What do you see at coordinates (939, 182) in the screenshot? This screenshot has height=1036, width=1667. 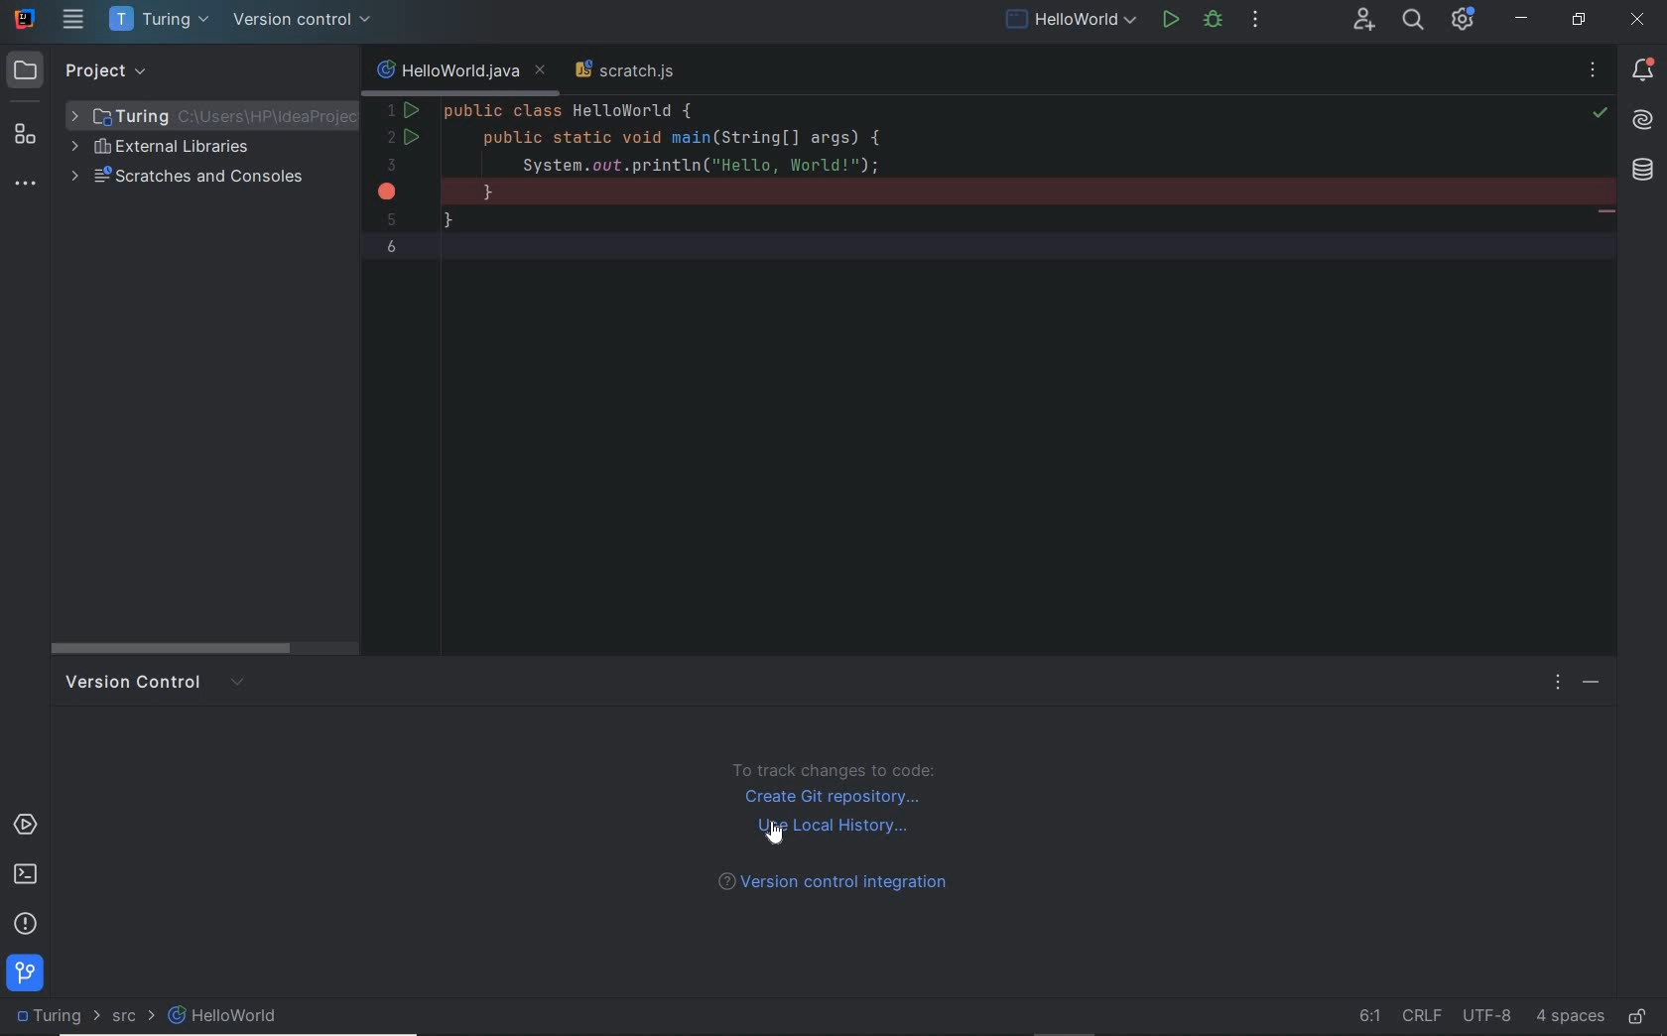 I see `codes` at bounding box center [939, 182].